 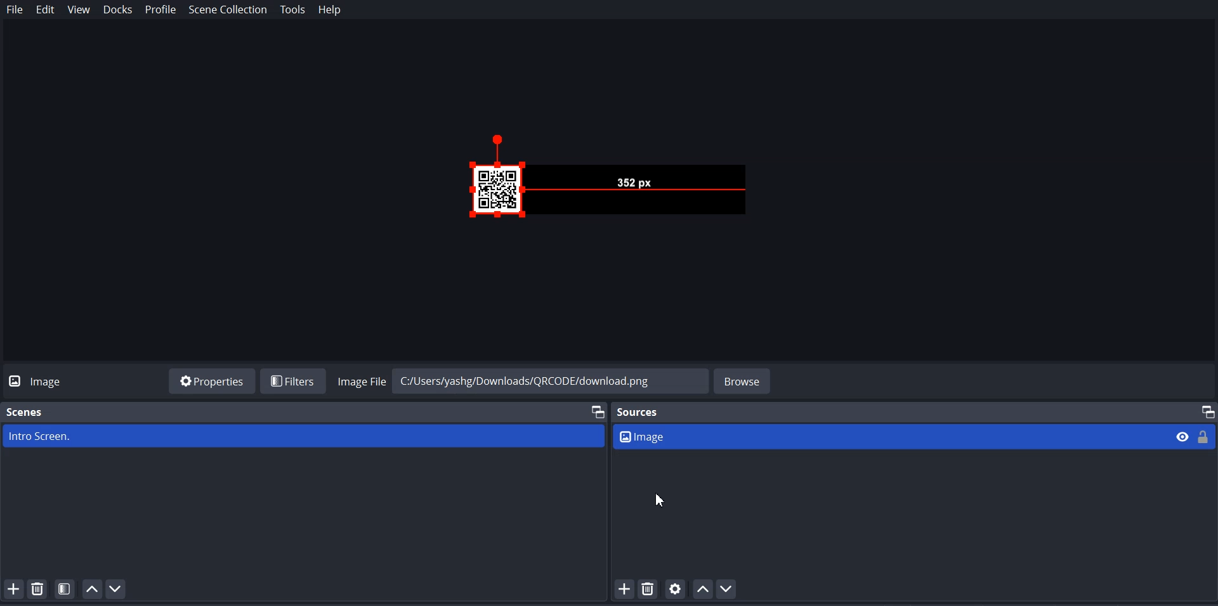 What do you see at coordinates (624, 589) in the screenshot?
I see `Add Source` at bounding box center [624, 589].